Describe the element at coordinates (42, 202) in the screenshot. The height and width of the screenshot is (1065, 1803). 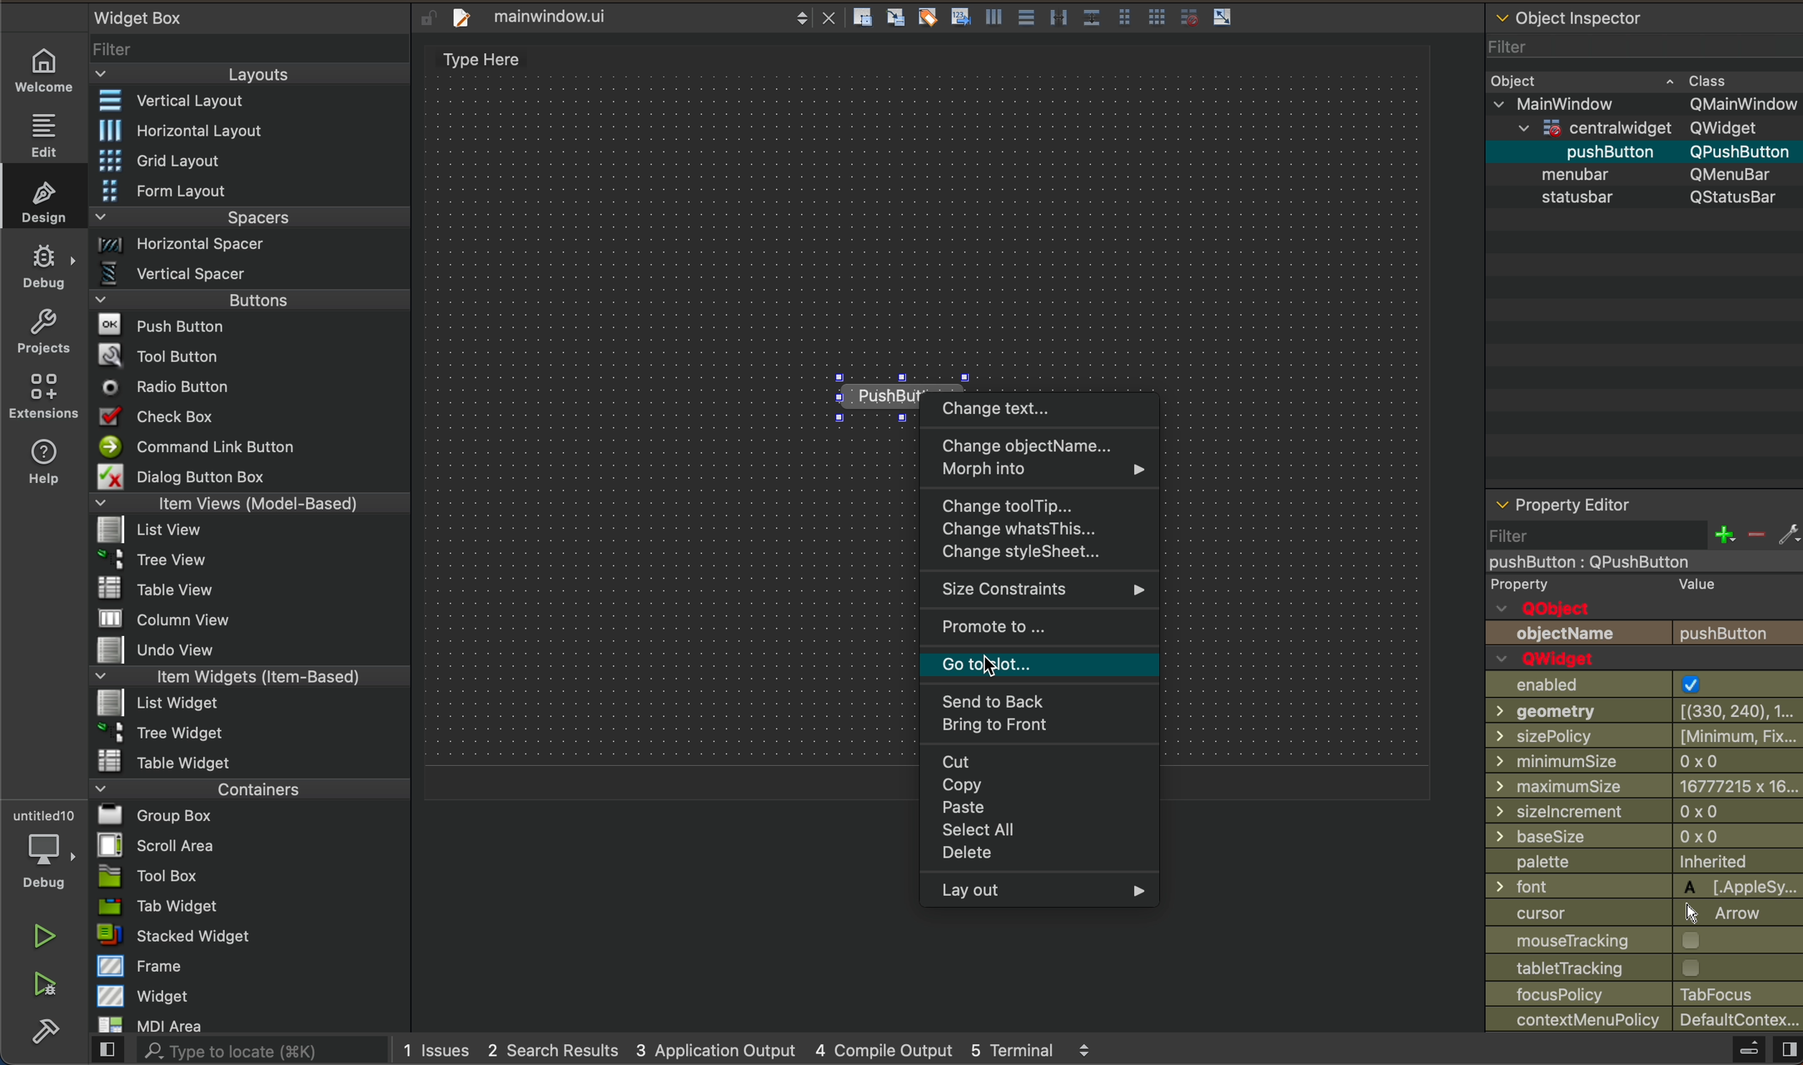
I see `design` at that location.